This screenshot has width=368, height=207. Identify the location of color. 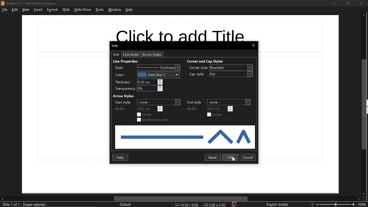
(158, 75).